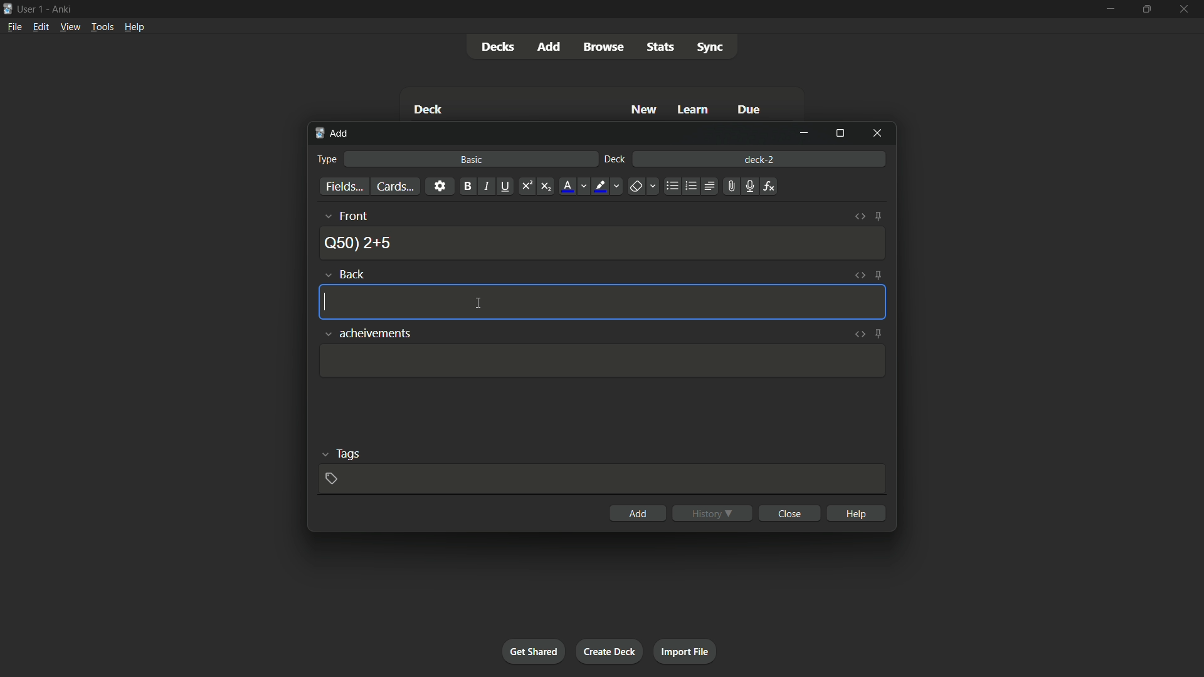 The width and height of the screenshot is (1204, 677). Describe the element at coordinates (1109, 10) in the screenshot. I see `minimize` at that location.